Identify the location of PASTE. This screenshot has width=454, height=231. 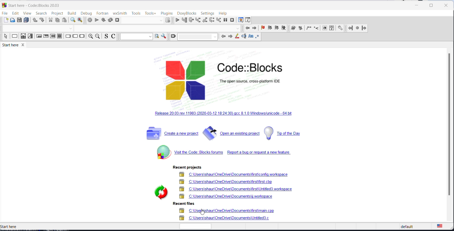
(64, 20).